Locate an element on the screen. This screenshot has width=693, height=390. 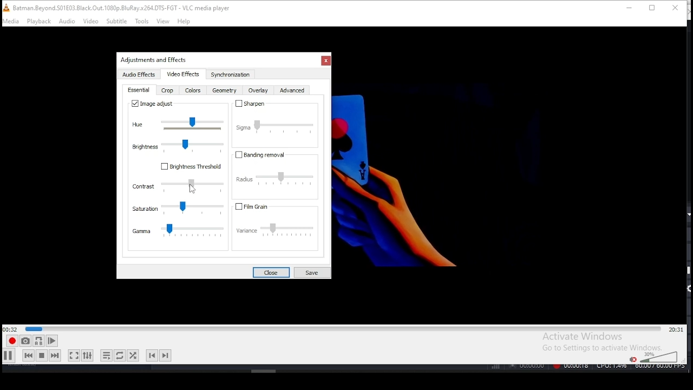
view is located at coordinates (164, 21).